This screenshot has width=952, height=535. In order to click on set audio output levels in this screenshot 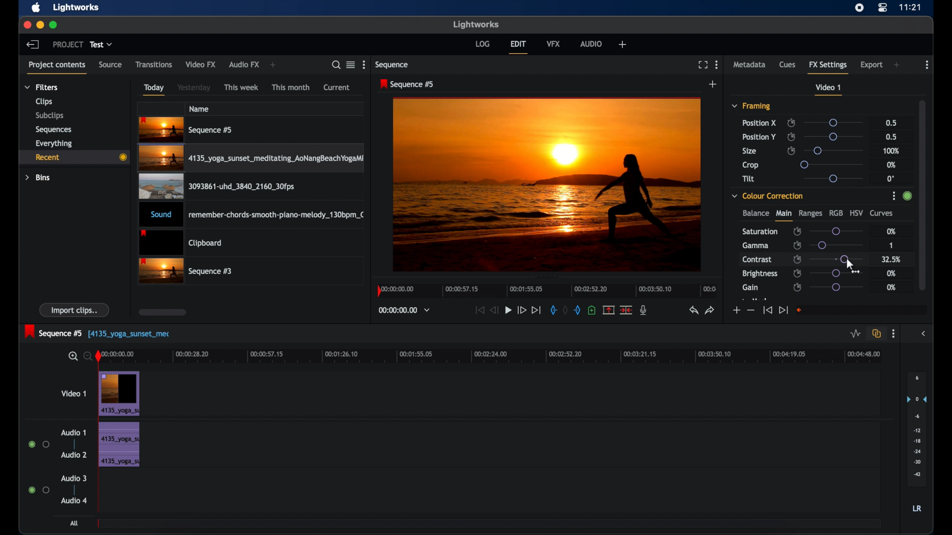, I will do `click(917, 428)`.